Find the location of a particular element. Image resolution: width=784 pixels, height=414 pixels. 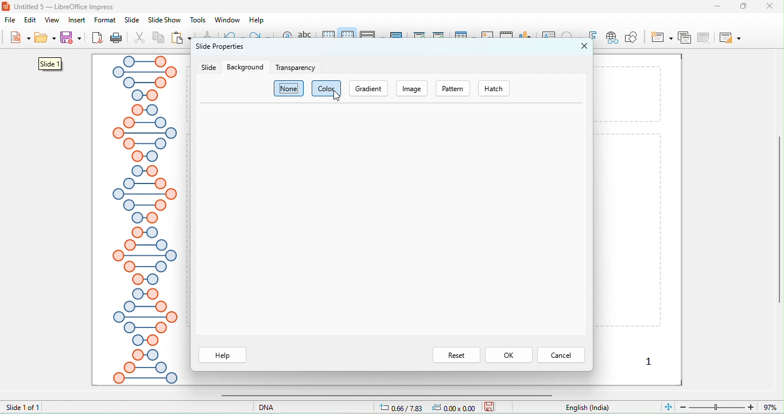

text box is located at coordinates (550, 37).